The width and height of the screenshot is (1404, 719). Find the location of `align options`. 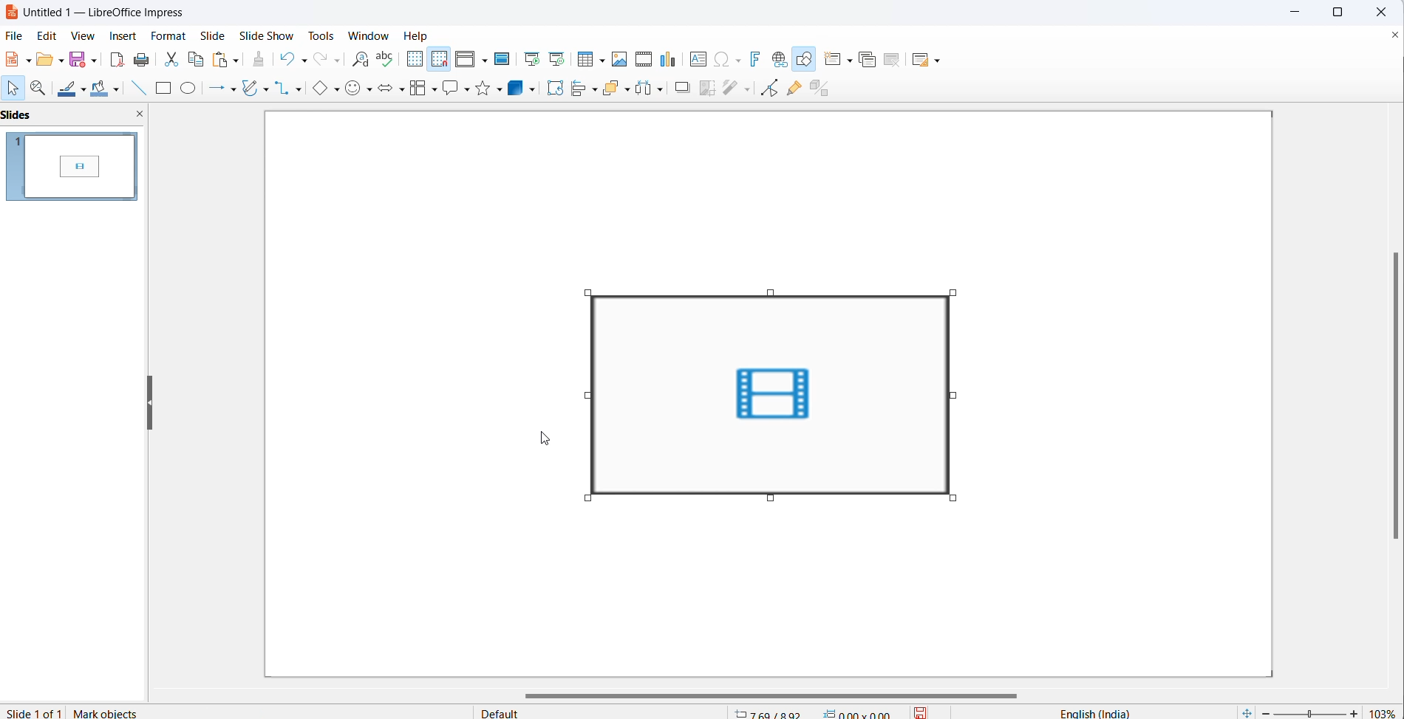

align options is located at coordinates (596, 91).